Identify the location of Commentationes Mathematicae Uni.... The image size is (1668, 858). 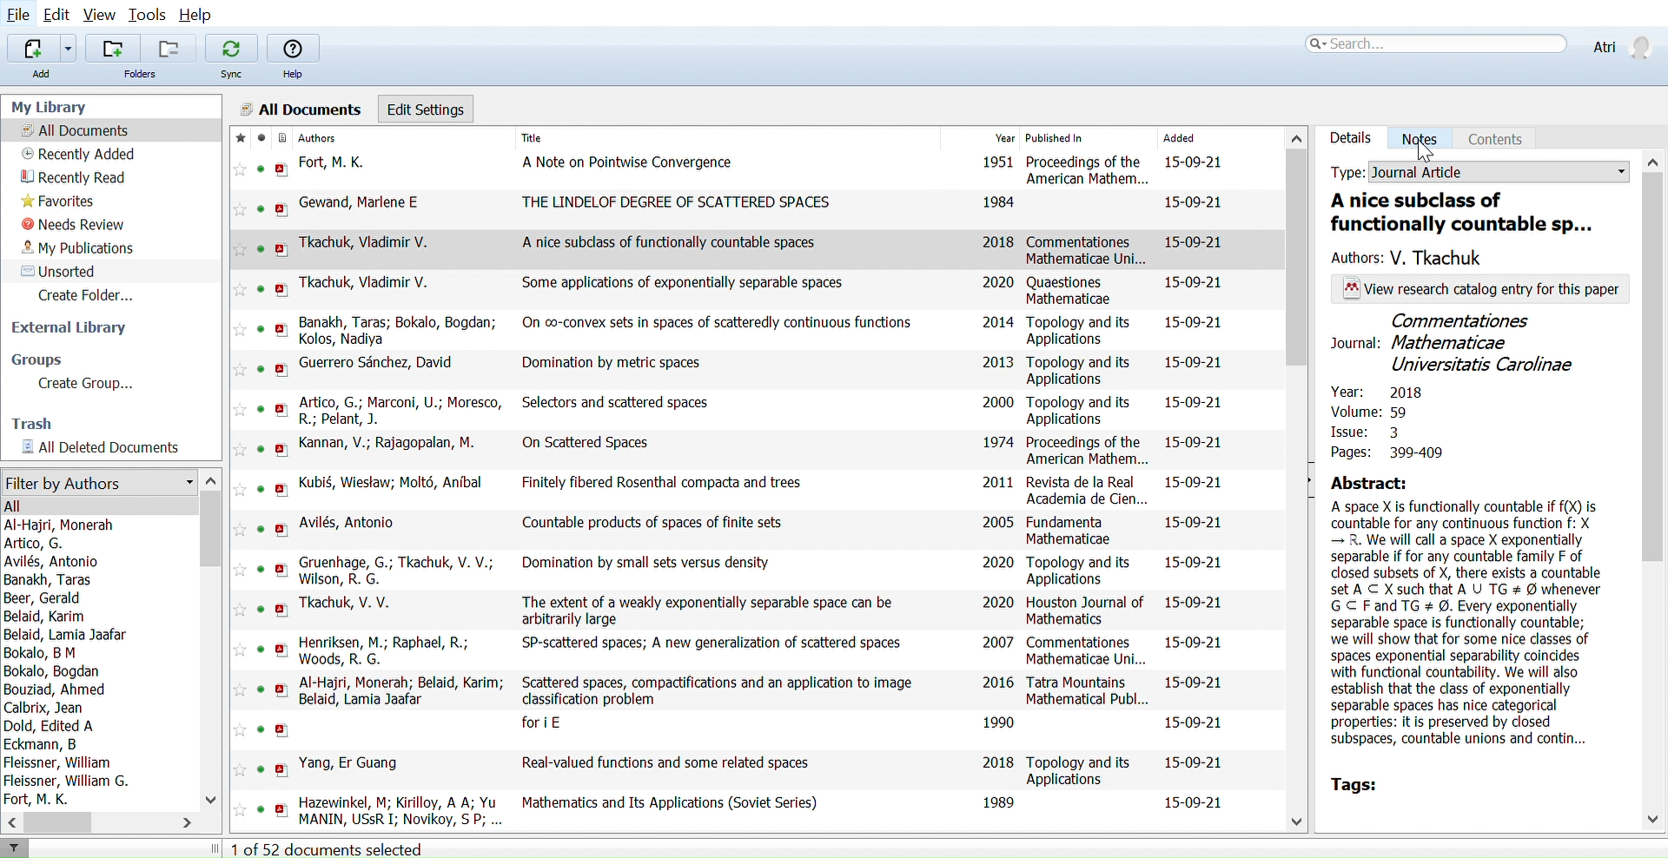
(1088, 650).